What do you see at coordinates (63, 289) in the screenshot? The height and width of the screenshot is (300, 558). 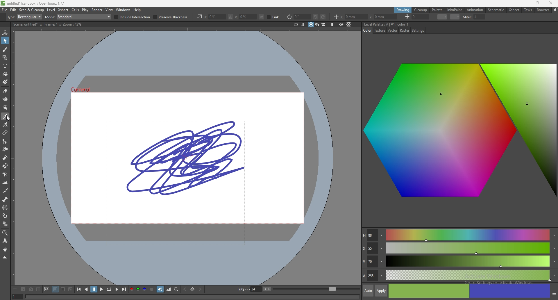 I see `white background` at bounding box center [63, 289].